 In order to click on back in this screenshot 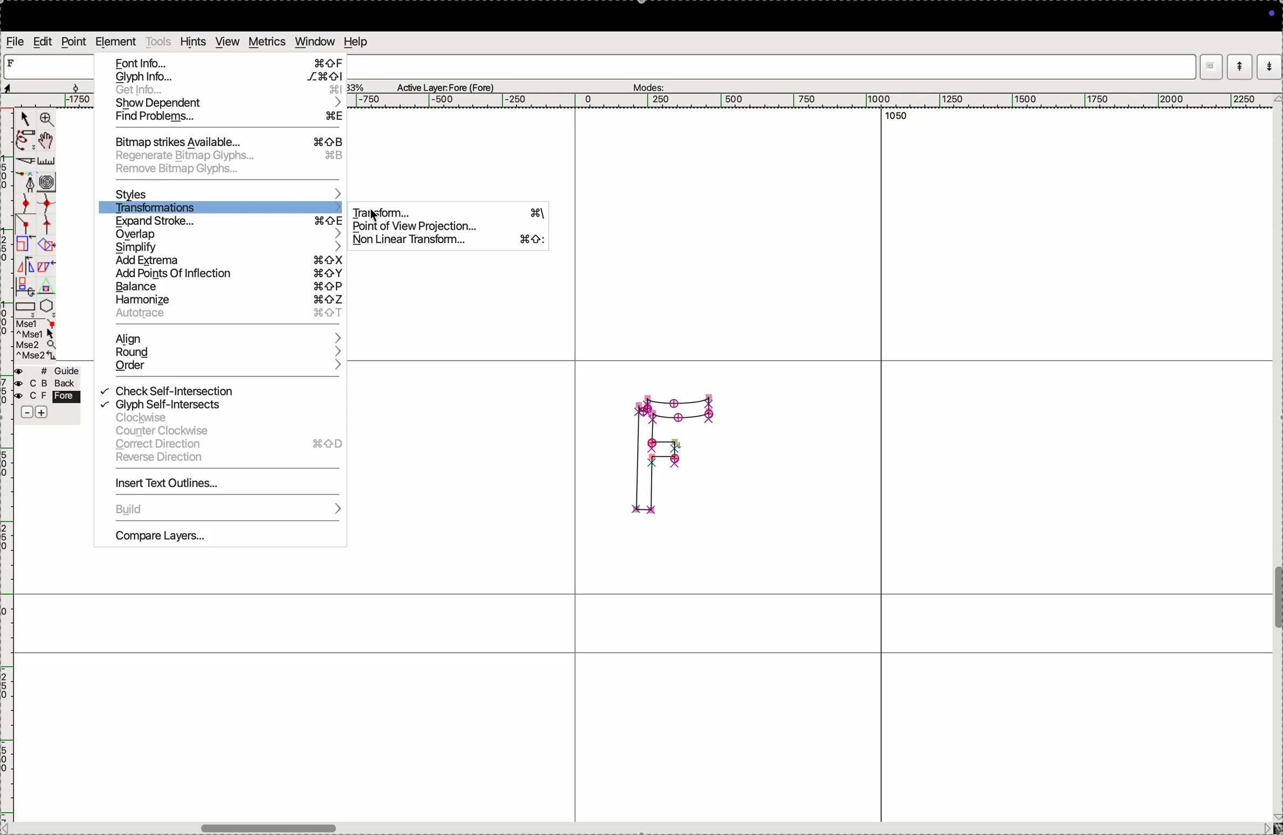, I will do `click(44, 384)`.